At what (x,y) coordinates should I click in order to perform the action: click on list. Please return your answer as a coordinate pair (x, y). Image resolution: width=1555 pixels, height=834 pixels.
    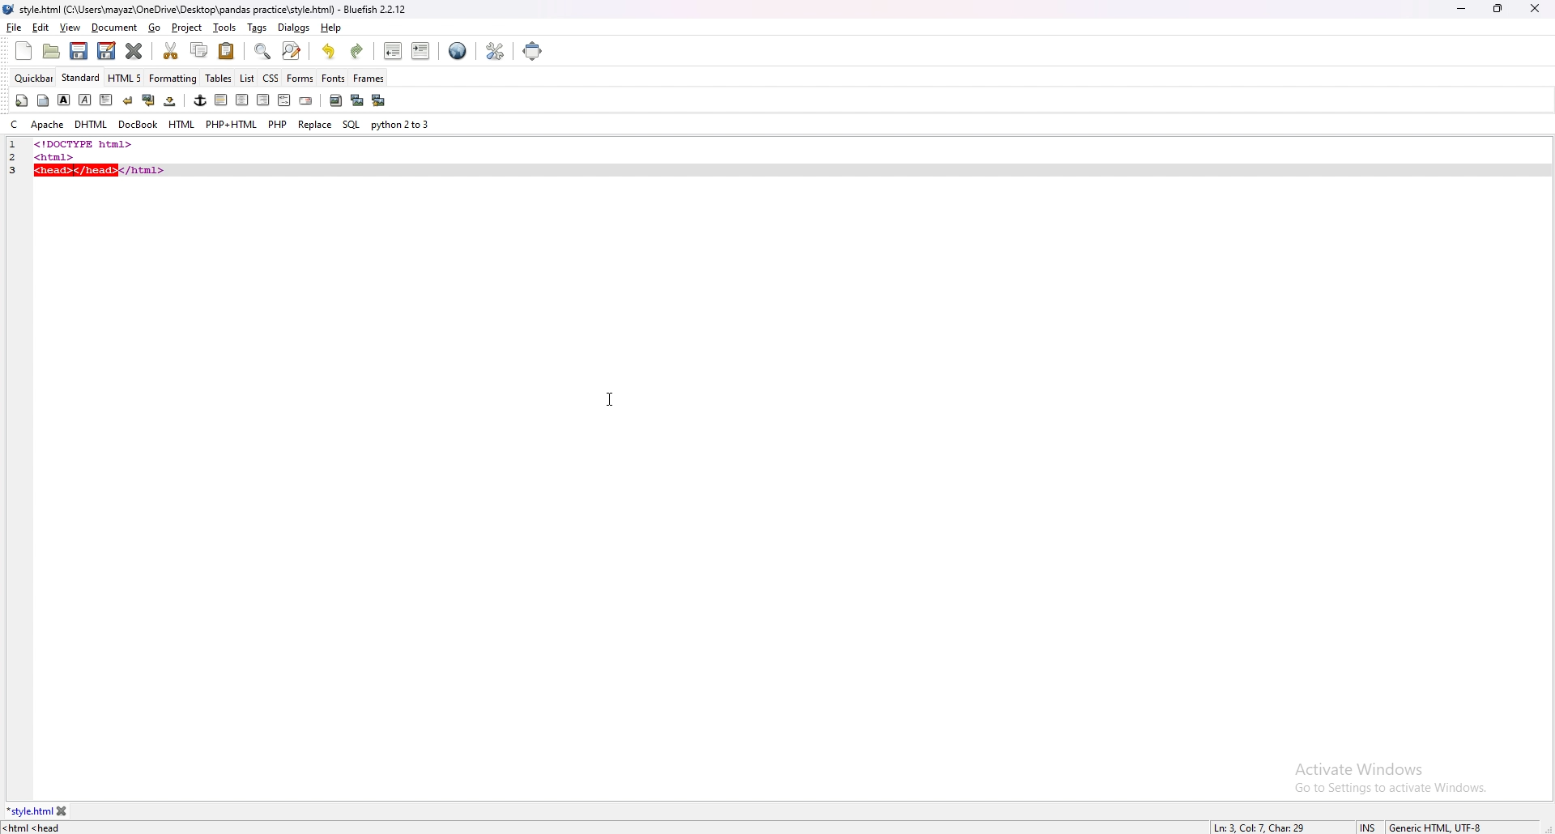
    Looking at the image, I should click on (247, 77).